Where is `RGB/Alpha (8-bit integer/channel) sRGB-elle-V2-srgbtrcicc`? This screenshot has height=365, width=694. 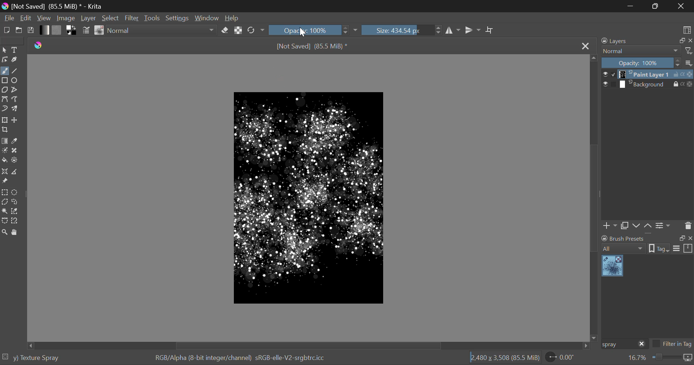 RGB/Alpha (8-bit integer/channel) sRGB-elle-V2-srgbtrcicc is located at coordinates (241, 358).